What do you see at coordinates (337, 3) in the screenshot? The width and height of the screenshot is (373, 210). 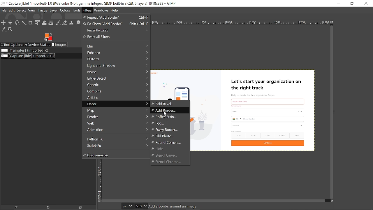 I see `Minimize` at bounding box center [337, 3].